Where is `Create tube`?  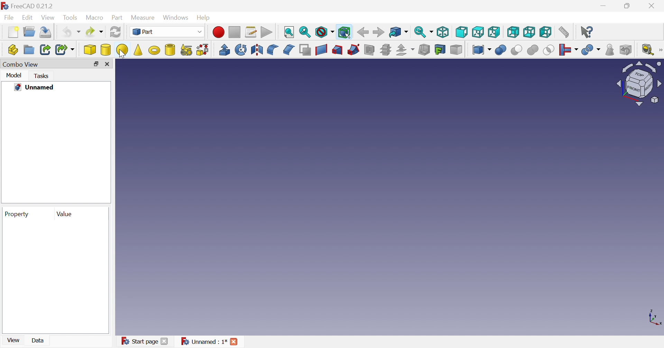
Create tube is located at coordinates (170, 50).